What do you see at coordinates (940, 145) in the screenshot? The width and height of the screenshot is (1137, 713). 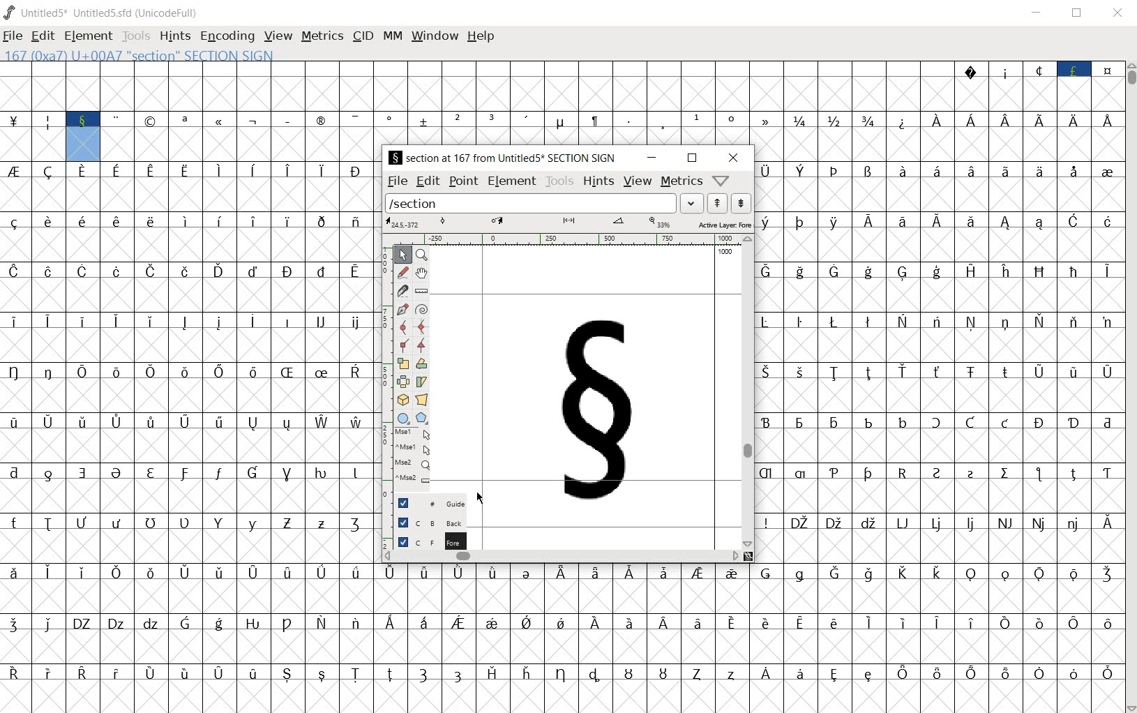 I see `empty cells` at bounding box center [940, 145].